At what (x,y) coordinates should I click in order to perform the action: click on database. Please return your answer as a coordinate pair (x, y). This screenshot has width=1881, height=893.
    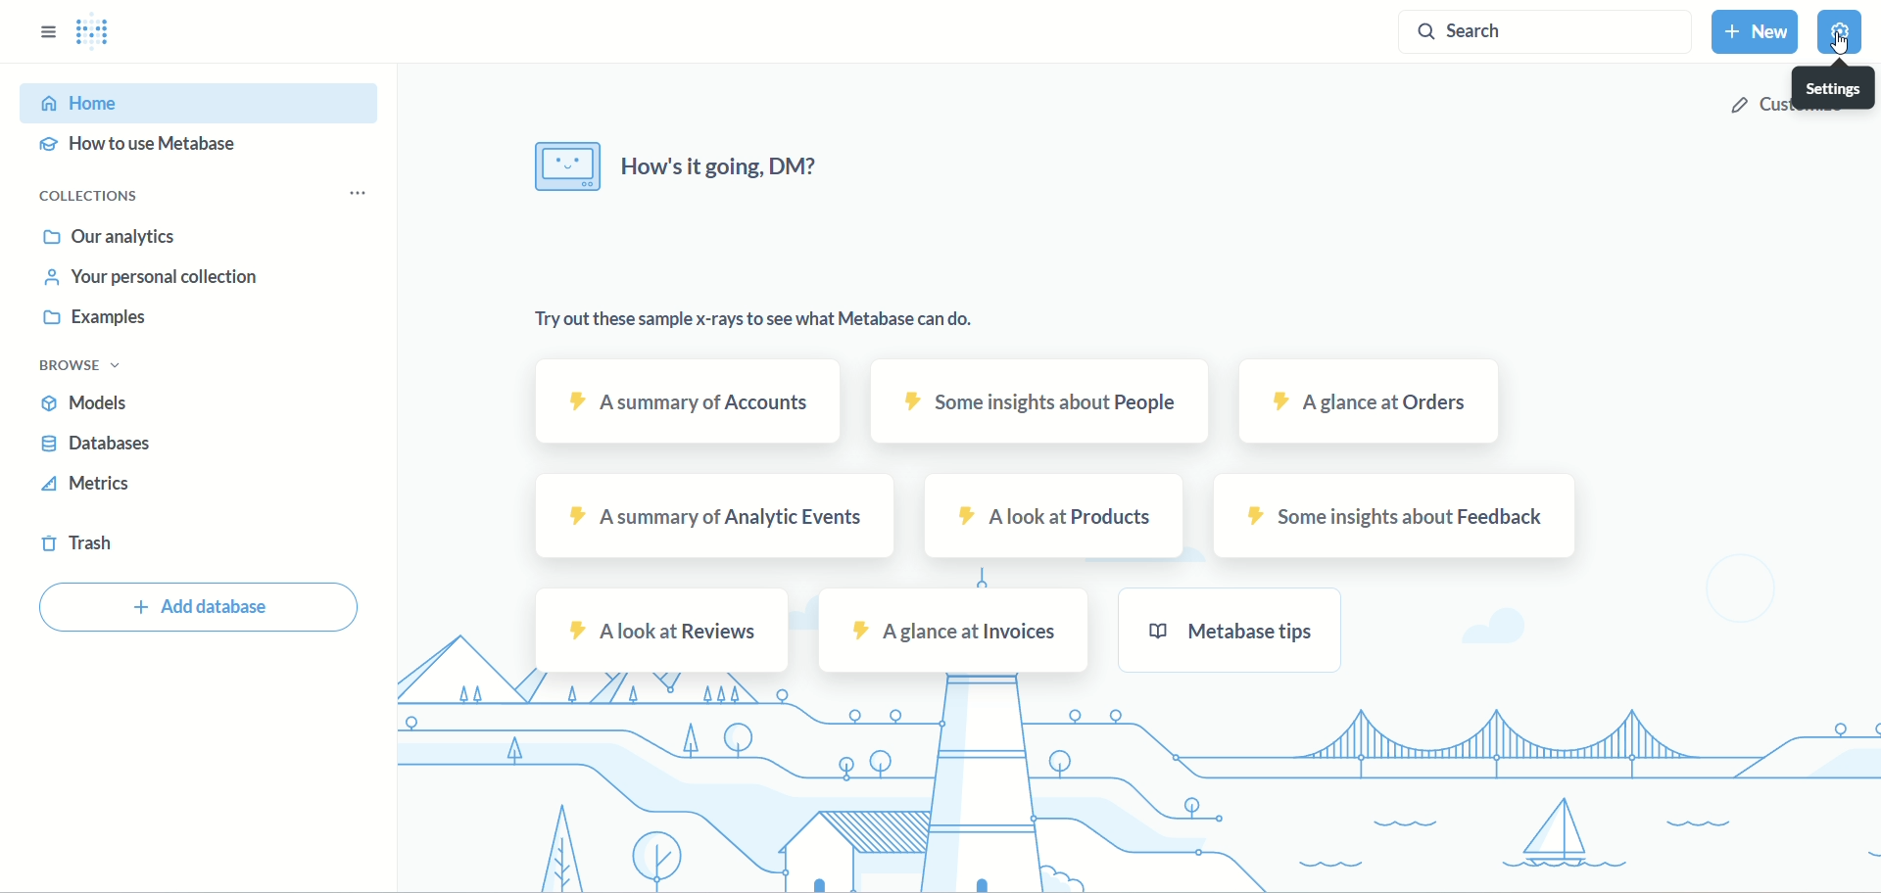
    Looking at the image, I should click on (99, 446).